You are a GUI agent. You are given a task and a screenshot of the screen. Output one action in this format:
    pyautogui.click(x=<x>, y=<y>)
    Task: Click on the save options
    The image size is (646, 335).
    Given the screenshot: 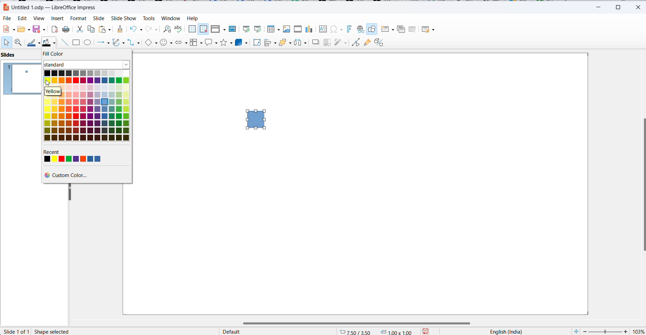 What is the action you would take?
    pyautogui.click(x=427, y=331)
    